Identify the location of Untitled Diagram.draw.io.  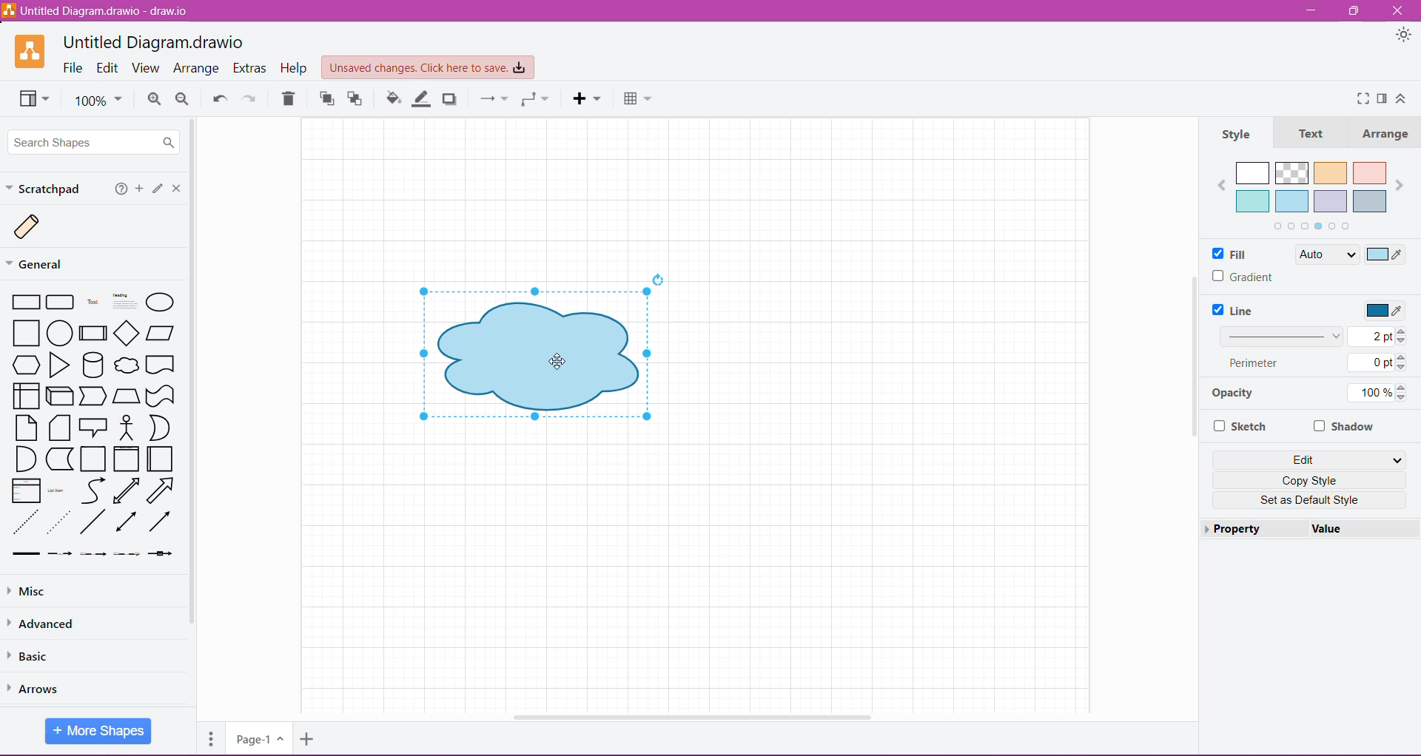
(154, 41).